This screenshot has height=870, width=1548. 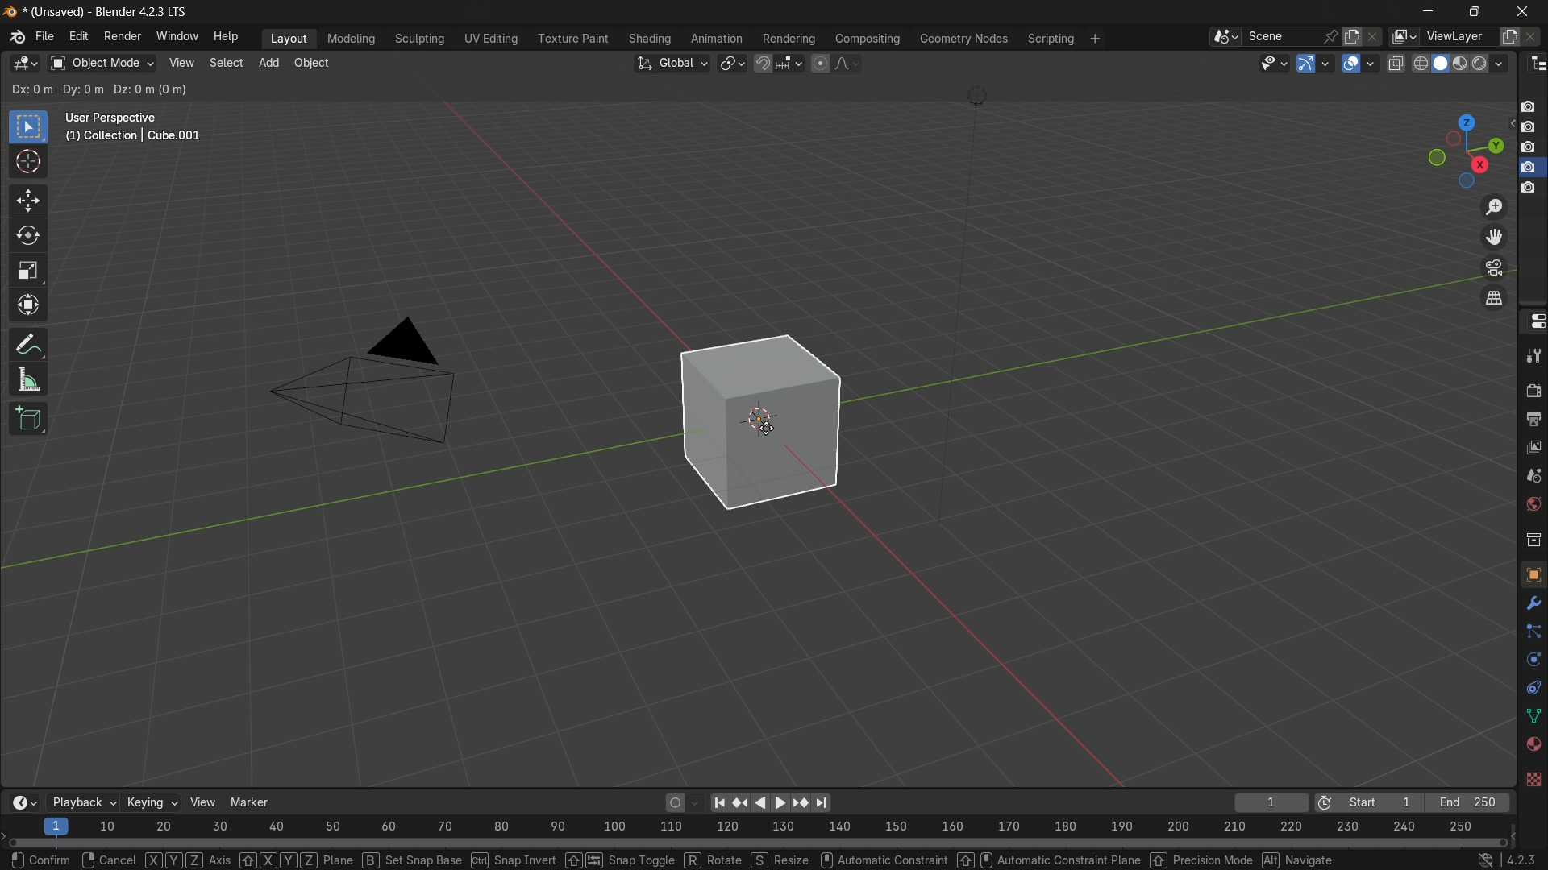 I want to click on 4.2.3, so click(x=1508, y=859).